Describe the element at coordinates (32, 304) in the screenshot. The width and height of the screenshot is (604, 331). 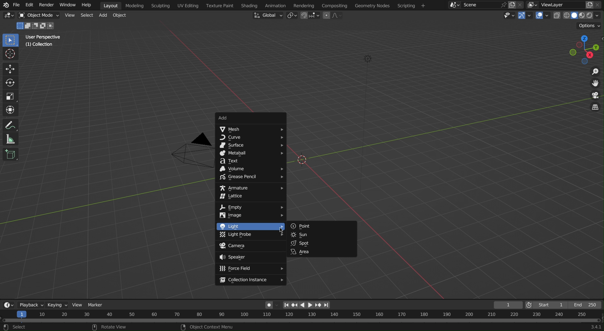
I see `Playback` at that location.